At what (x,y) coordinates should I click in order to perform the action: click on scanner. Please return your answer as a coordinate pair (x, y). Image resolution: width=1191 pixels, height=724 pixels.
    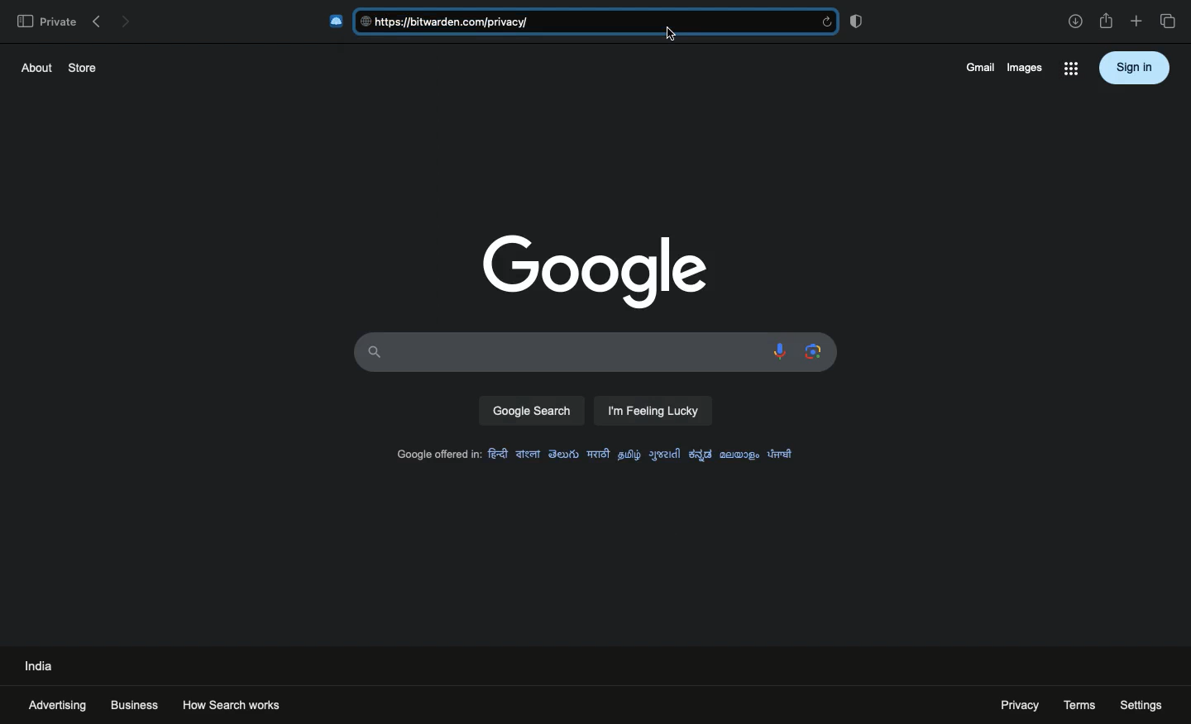
    Looking at the image, I should click on (810, 351).